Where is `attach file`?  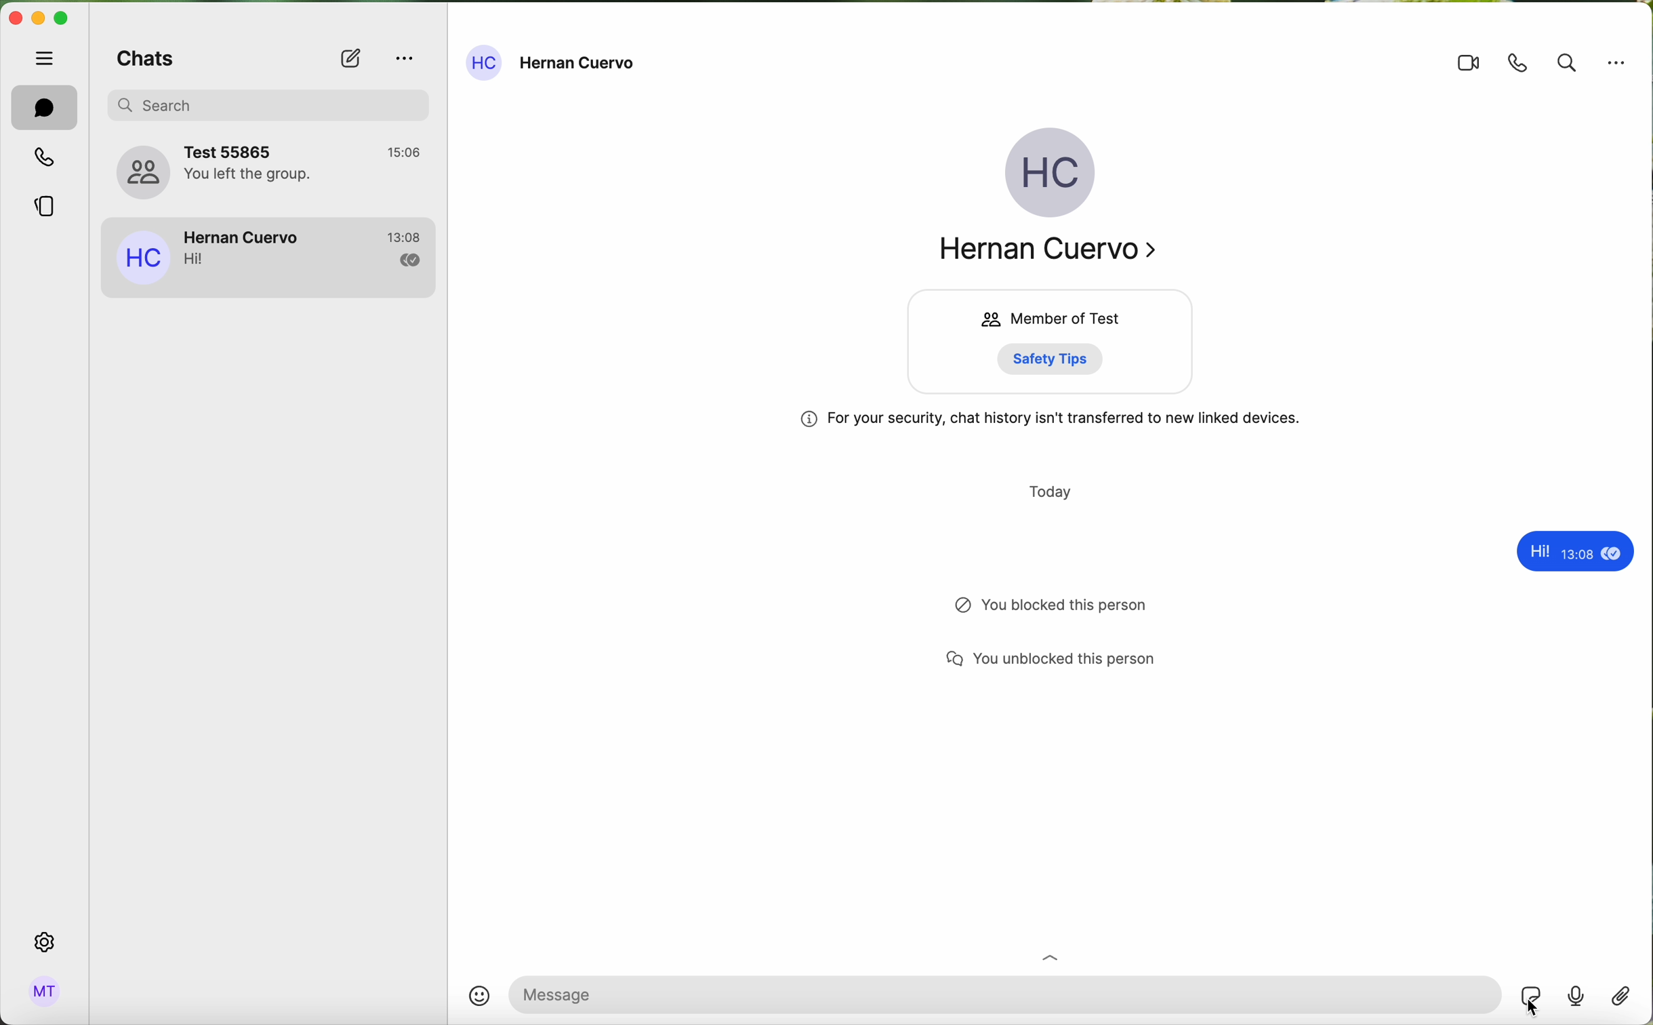
attach file is located at coordinates (1619, 1000).